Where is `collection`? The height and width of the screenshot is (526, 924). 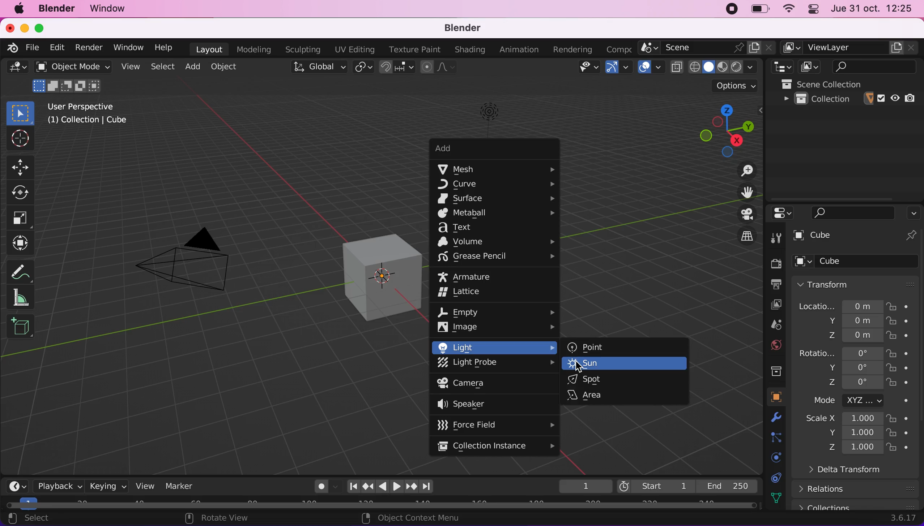
collection is located at coordinates (851, 99).